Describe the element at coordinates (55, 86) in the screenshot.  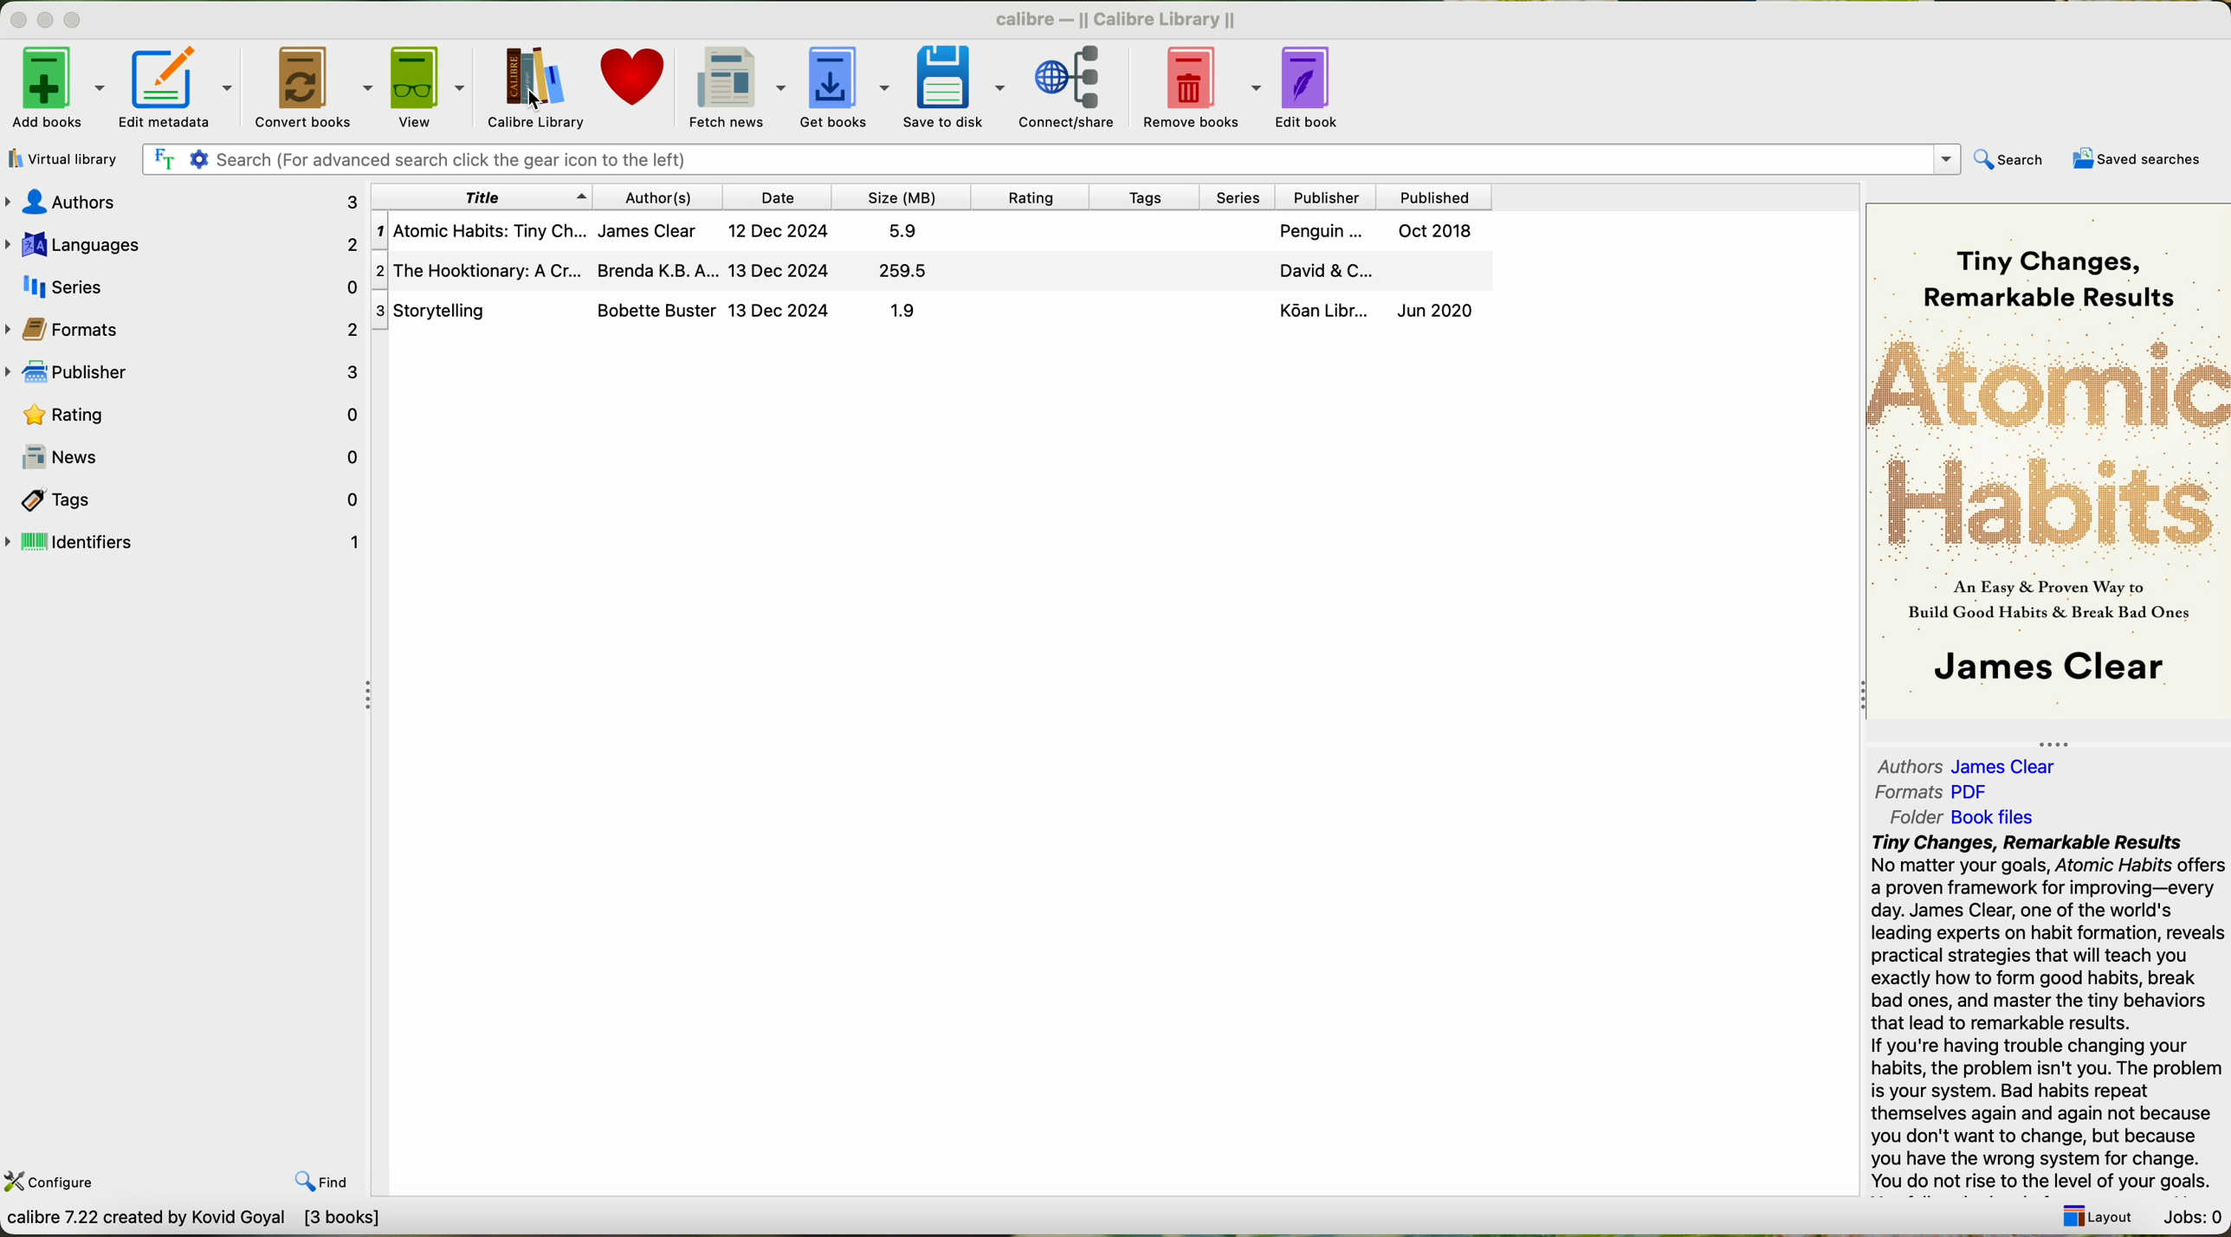
I see `add books` at that location.